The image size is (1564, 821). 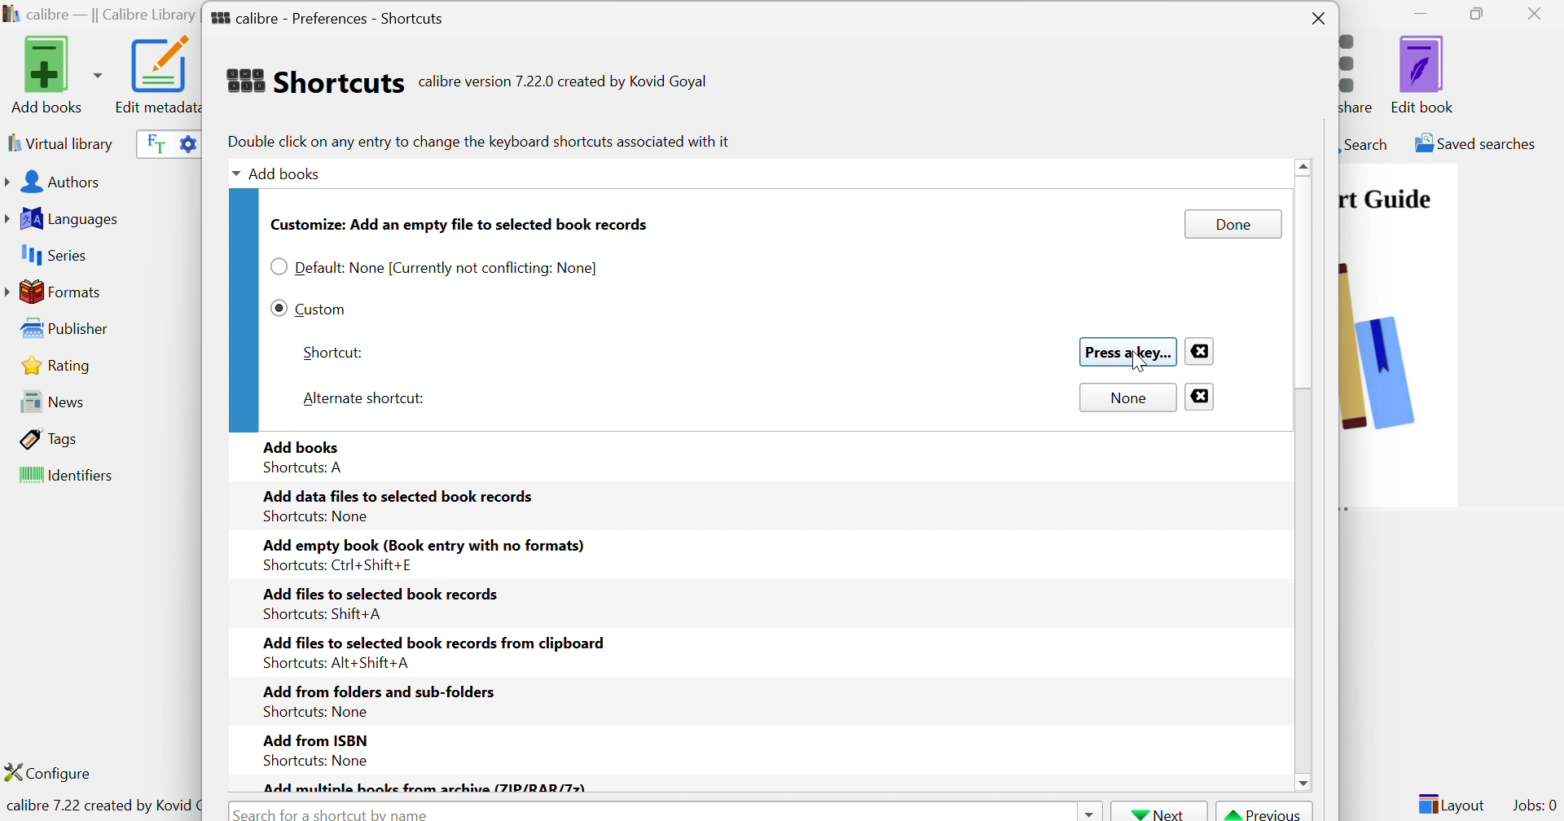 I want to click on Advanced search, so click(x=187, y=142).